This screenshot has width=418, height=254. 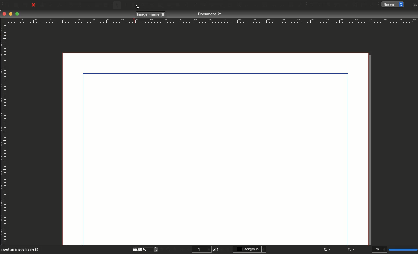 What do you see at coordinates (216, 150) in the screenshot?
I see `Canvas` at bounding box center [216, 150].